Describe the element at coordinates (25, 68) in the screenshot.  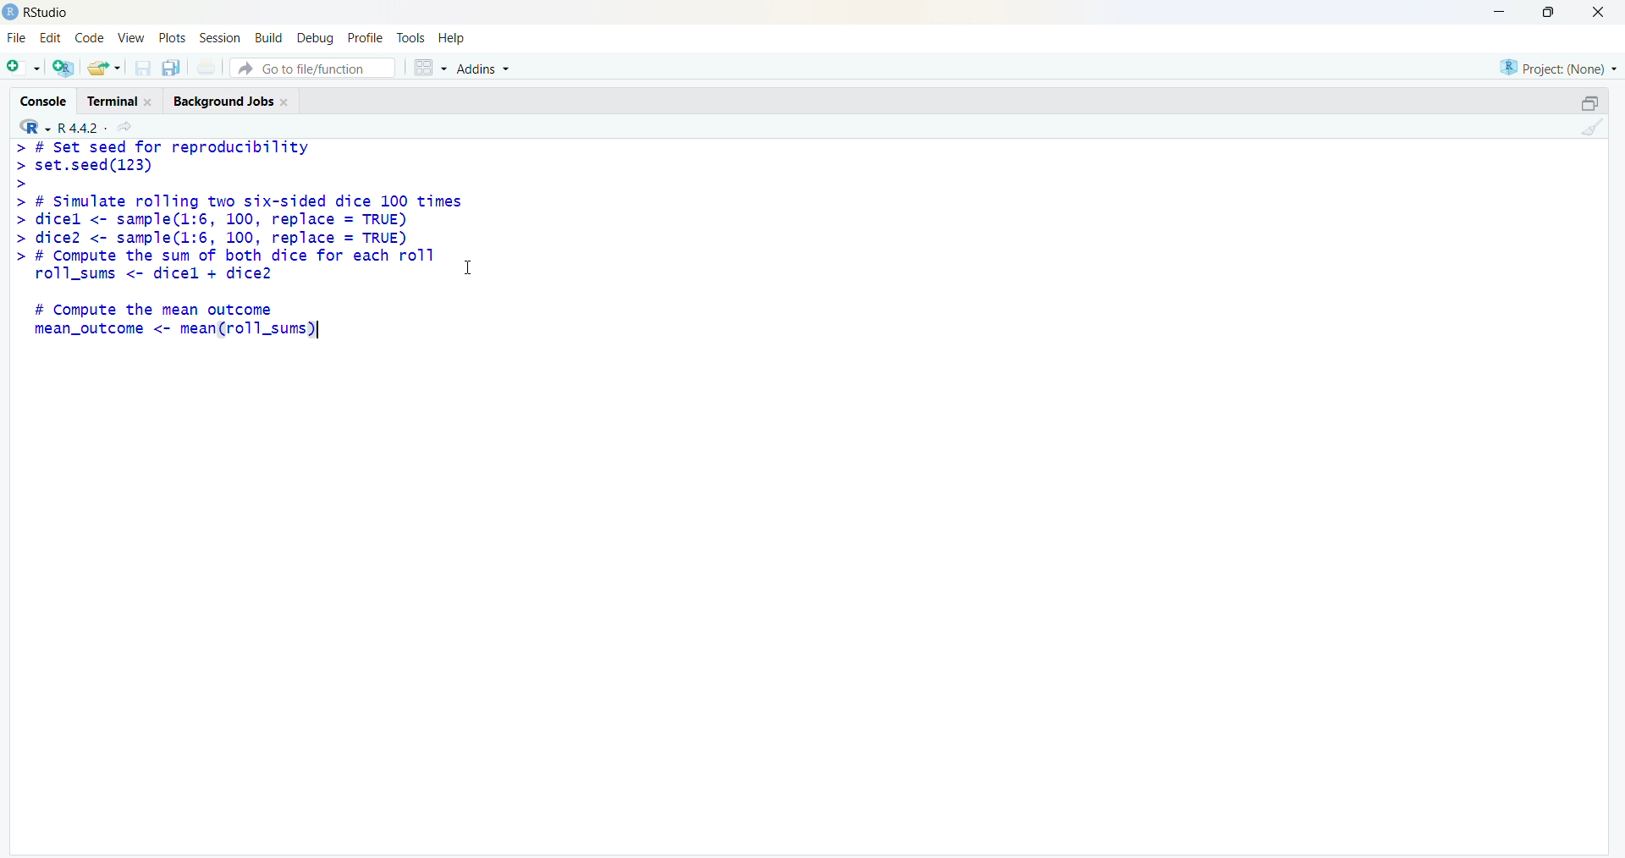
I see `add file as` at that location.